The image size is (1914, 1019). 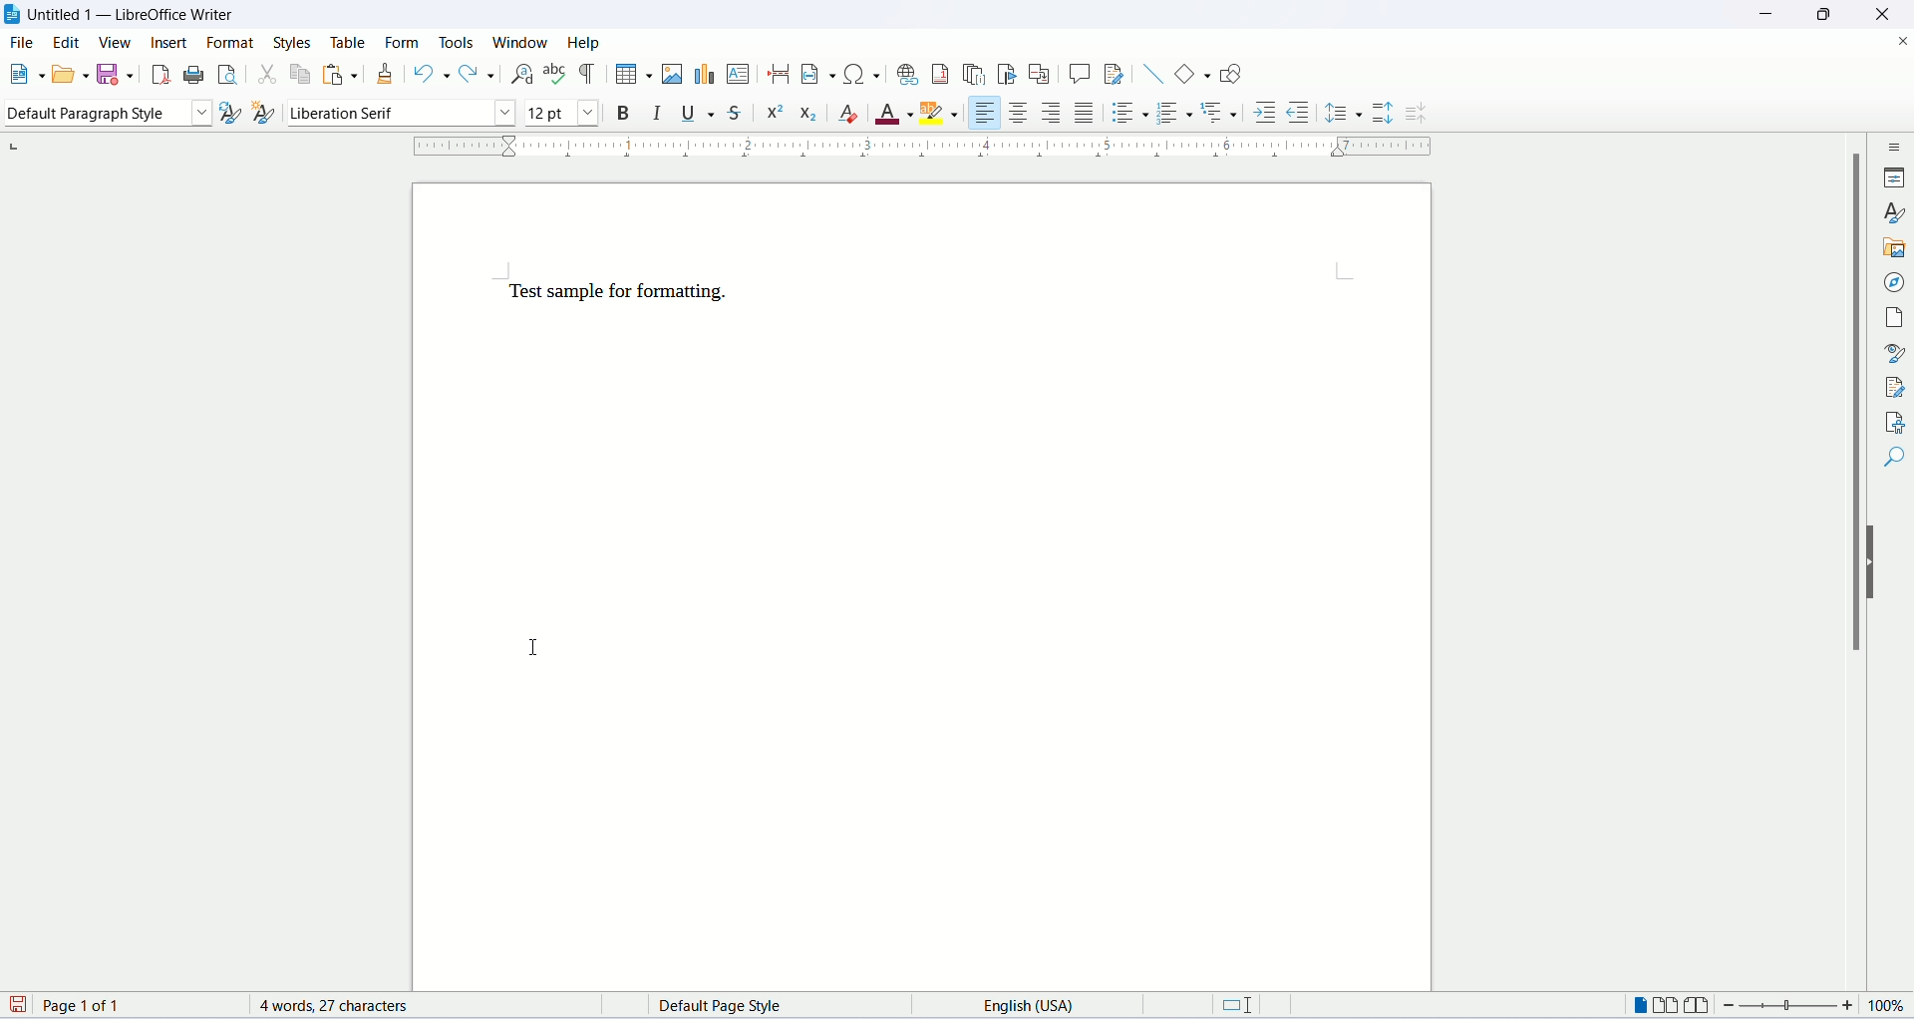 What do you see at coordinates (117, 75) in the screenshot?
I see `save` at bounding box center [117, 75].